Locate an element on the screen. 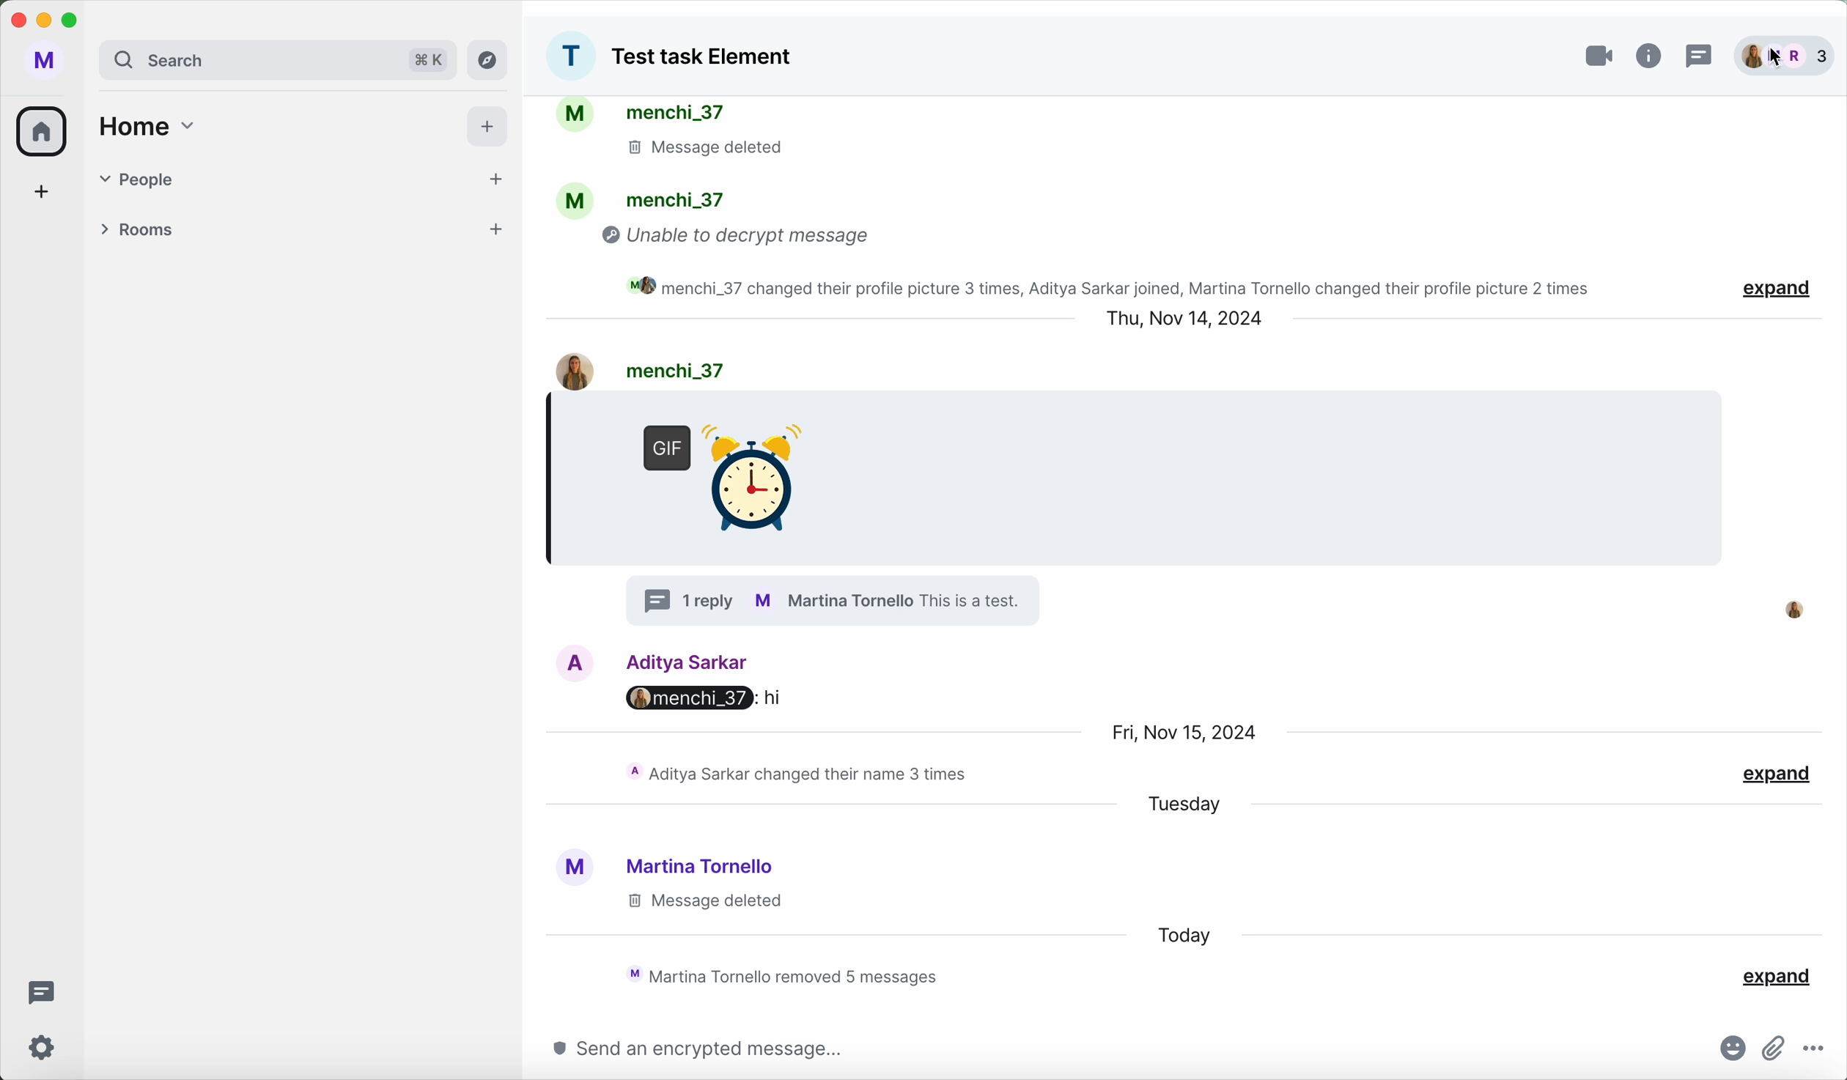 The image size is (1847, 1080). image profile is located at coordinates (576, 662).